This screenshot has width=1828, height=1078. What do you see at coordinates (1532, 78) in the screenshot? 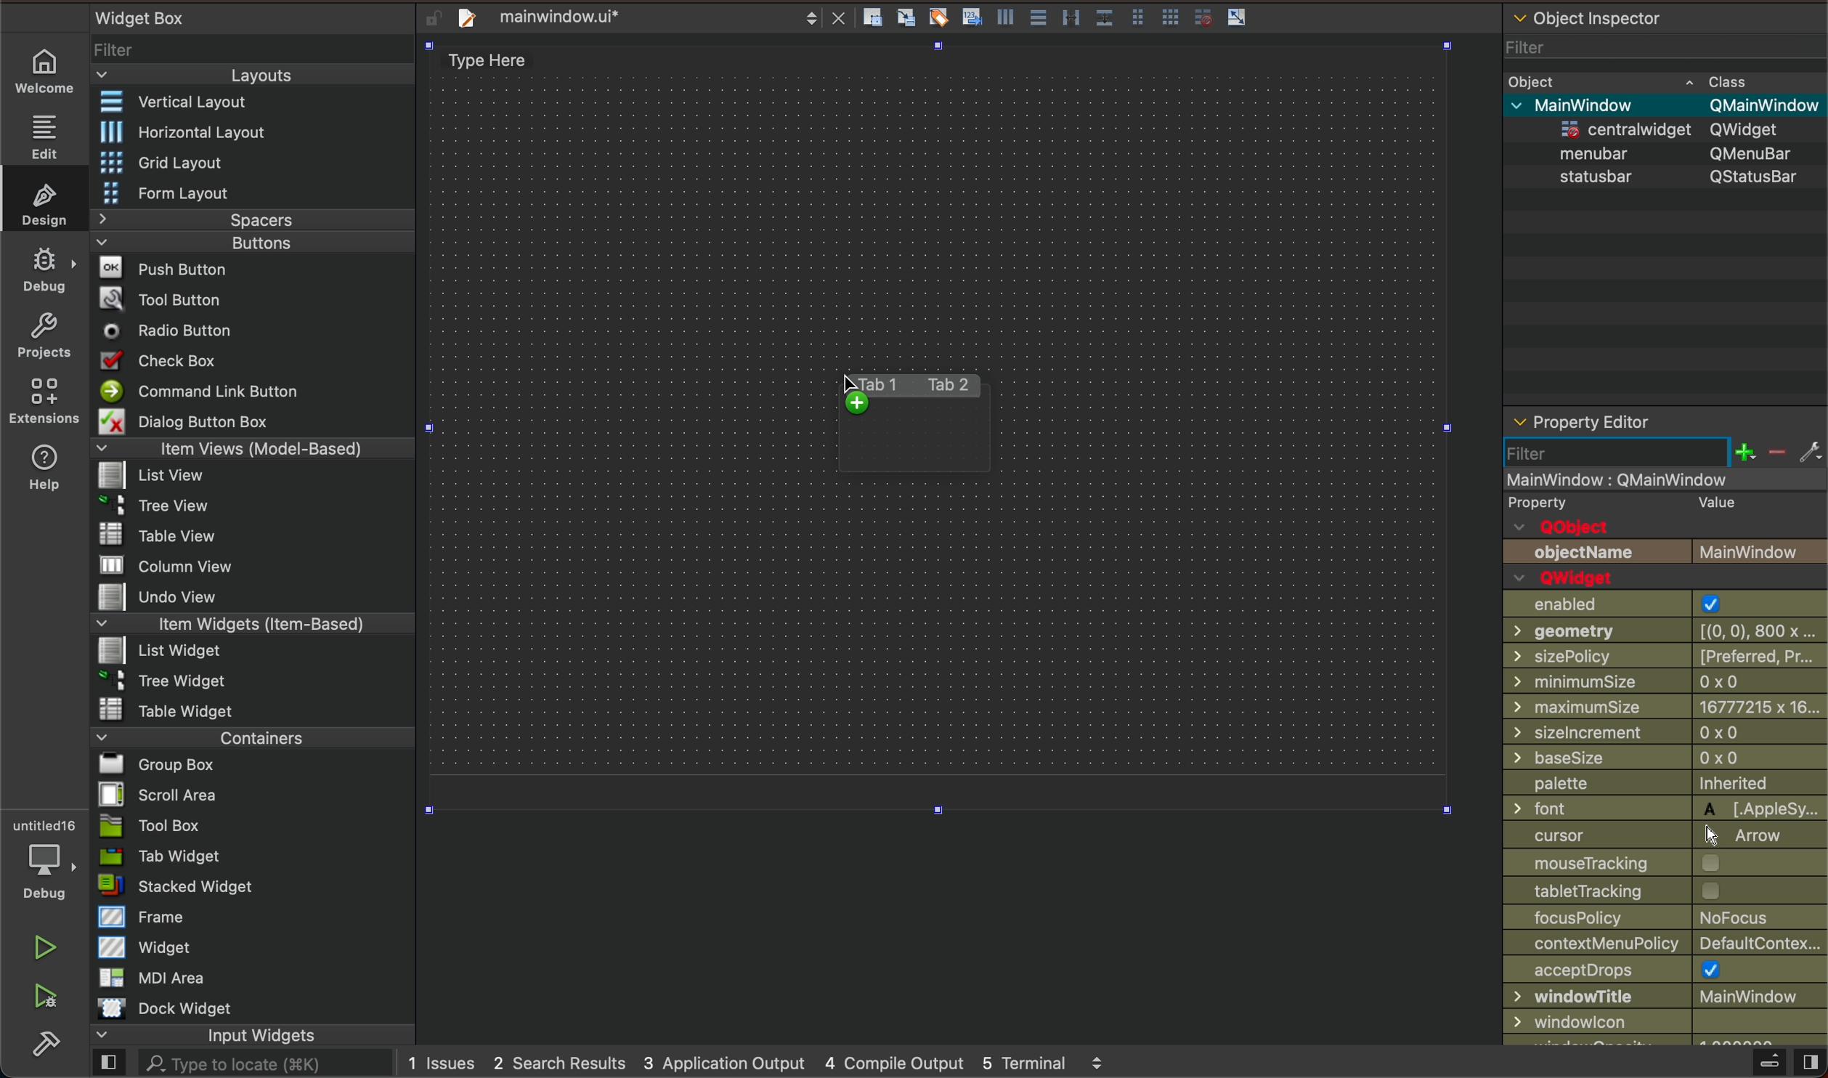
I see `Obiect` at bounding box center [1532, 78].